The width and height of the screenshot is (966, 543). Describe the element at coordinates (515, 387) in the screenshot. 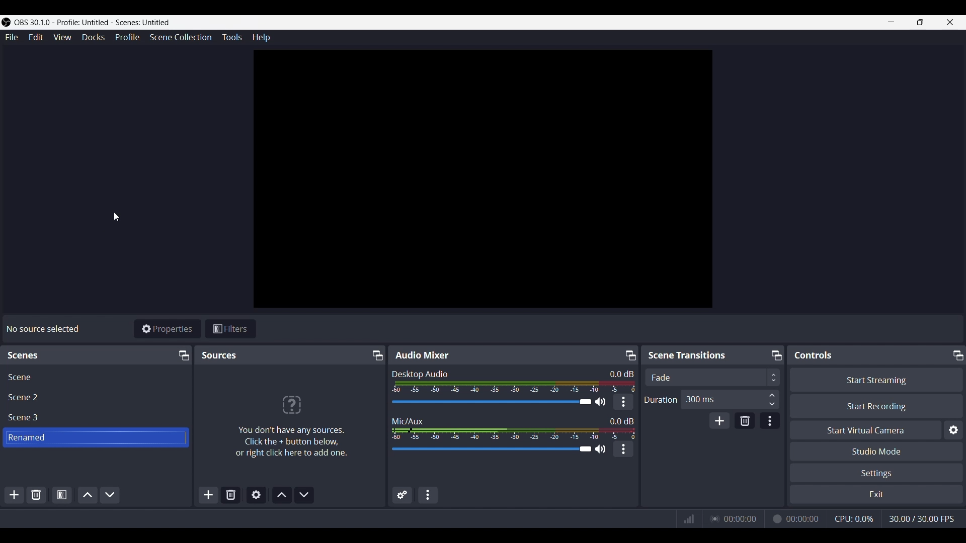

I see `Volume Meter` at that location.